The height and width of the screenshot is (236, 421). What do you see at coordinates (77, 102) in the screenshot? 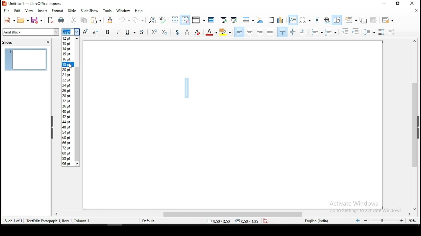
I see `text box` at bounding box center [77, 102].